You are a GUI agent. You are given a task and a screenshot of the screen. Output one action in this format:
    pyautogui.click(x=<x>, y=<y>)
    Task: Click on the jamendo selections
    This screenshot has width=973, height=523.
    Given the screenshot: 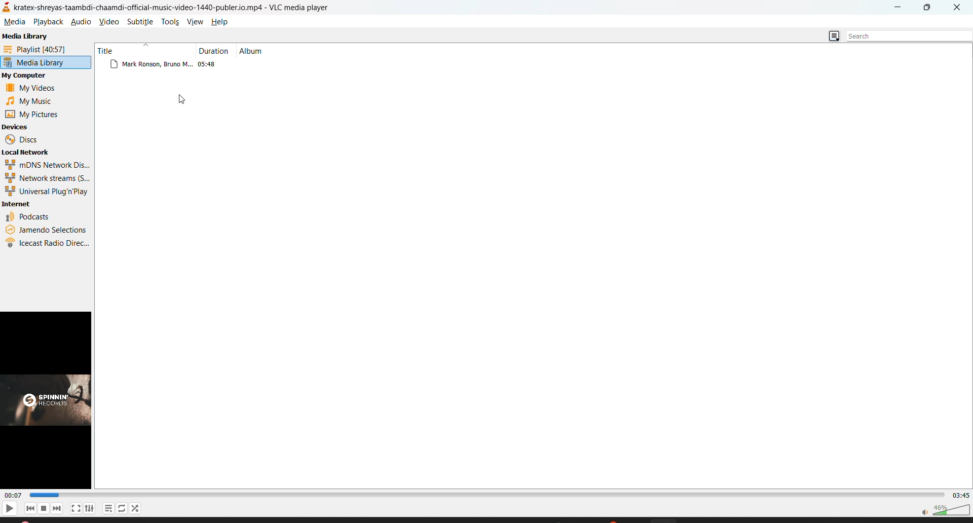 What is the action you would take?
    pyautogui.click(x=45, y=230)
    